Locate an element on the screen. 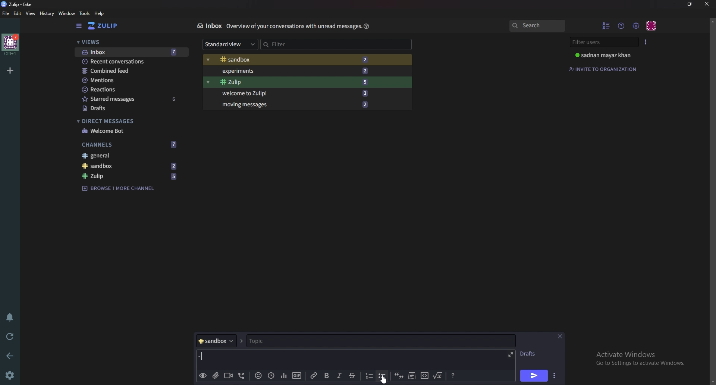 The width and height of the screenshot is (716, 385). Voice call is located at coordinates (243, 375).